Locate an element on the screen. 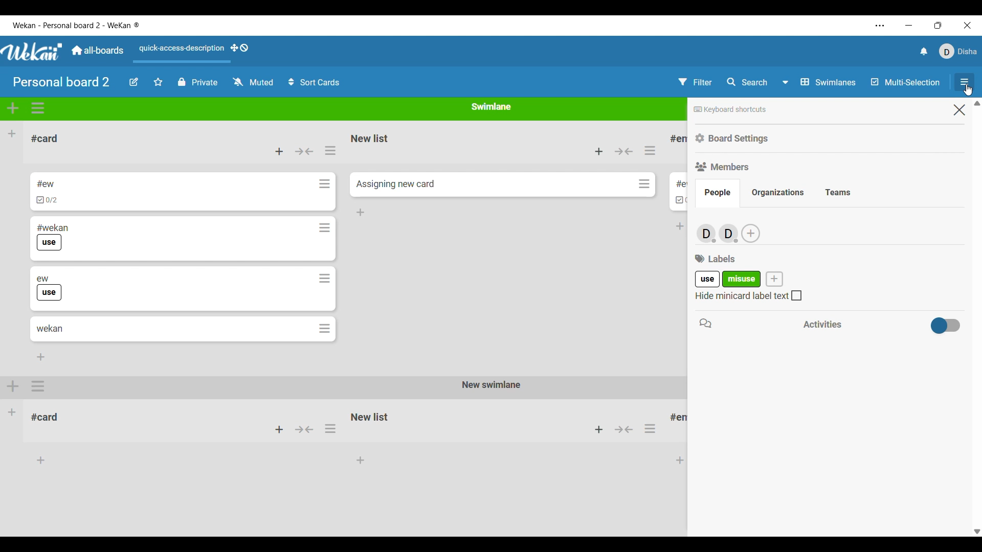  Show desktop drag handles is located at coordinates (239, 48).